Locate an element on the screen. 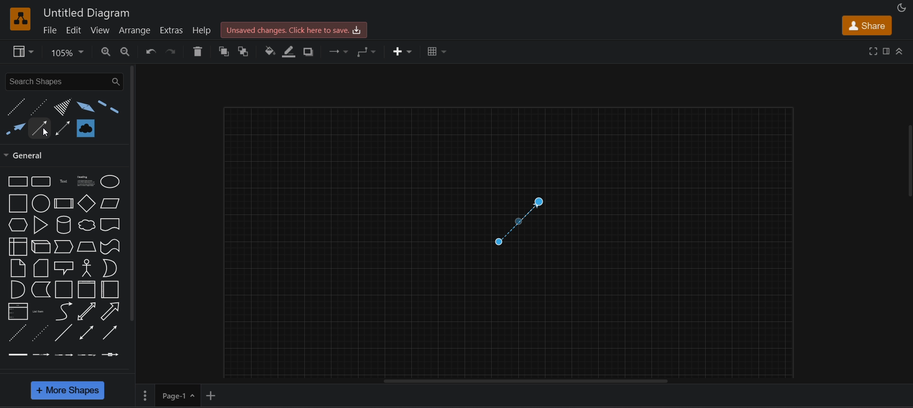 The width and height of the screenshot is (913, 408). help is located at coordinates (203, 30).